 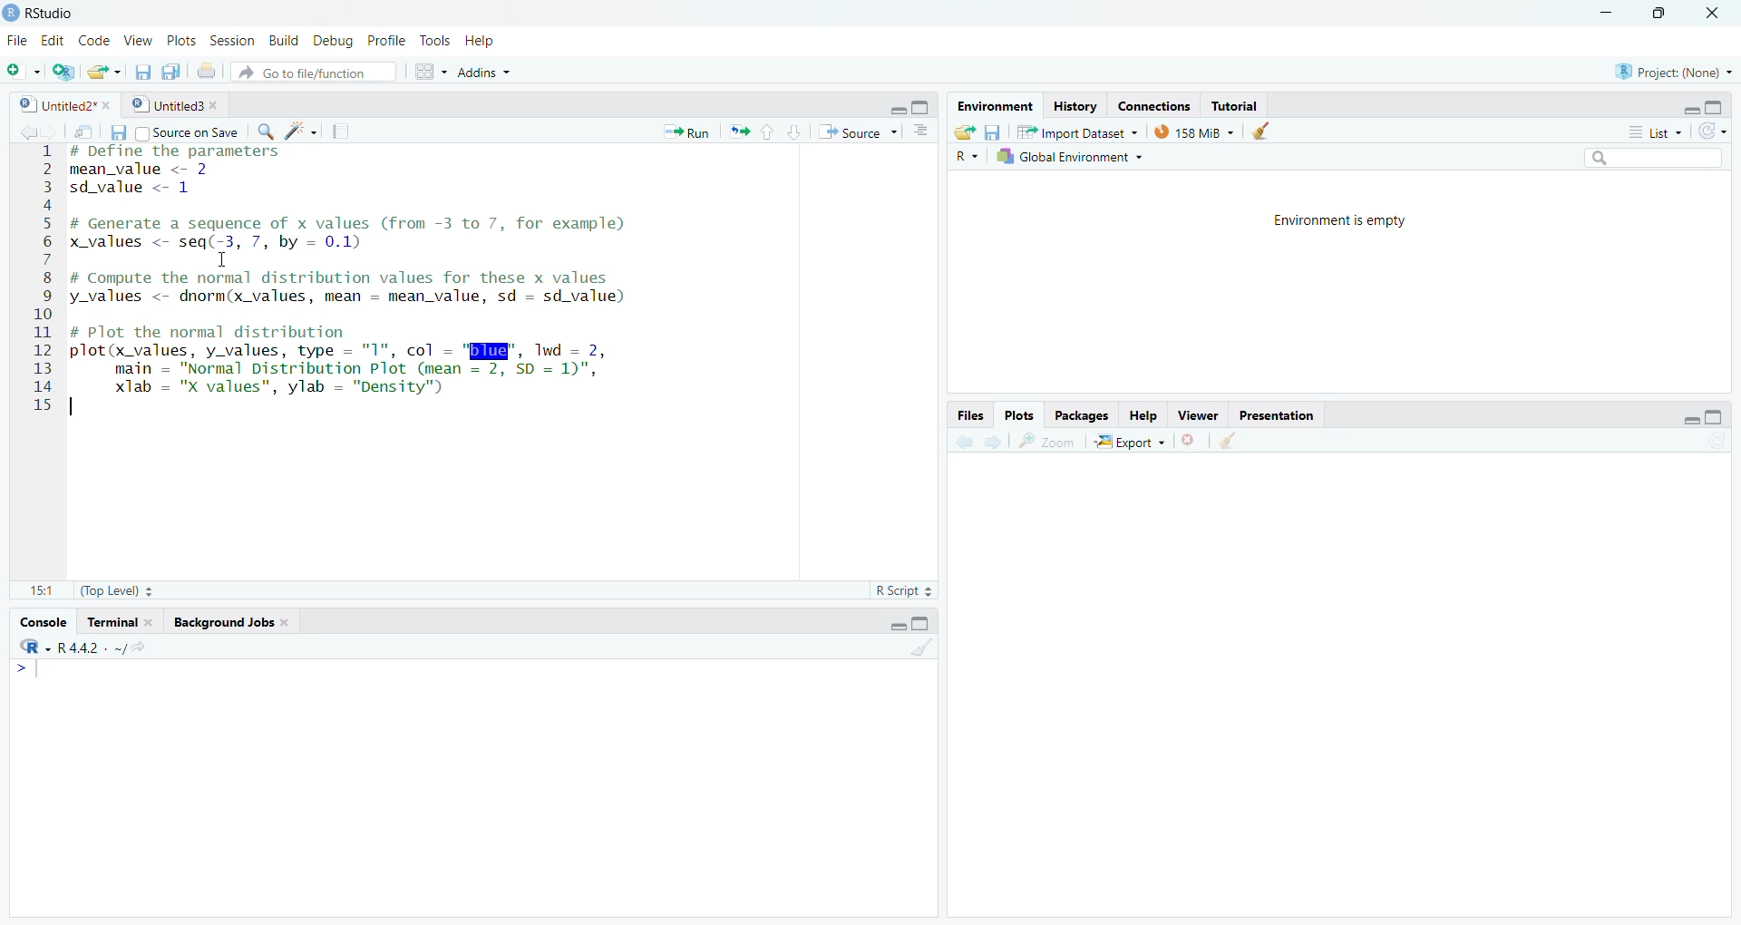 I want to click on forward/backward, so click(x=984, y=438).